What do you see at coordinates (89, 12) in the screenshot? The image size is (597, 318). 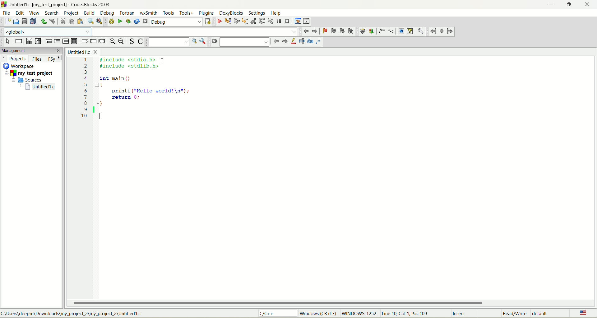 I see `build` at bounding box center [89, 12].